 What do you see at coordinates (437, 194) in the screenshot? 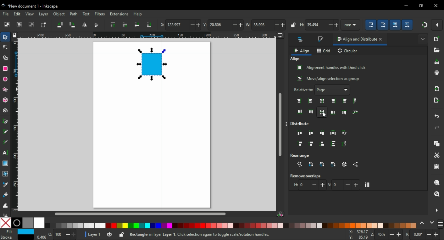
I see `zoom drawing` at bounding box center [437, 194].